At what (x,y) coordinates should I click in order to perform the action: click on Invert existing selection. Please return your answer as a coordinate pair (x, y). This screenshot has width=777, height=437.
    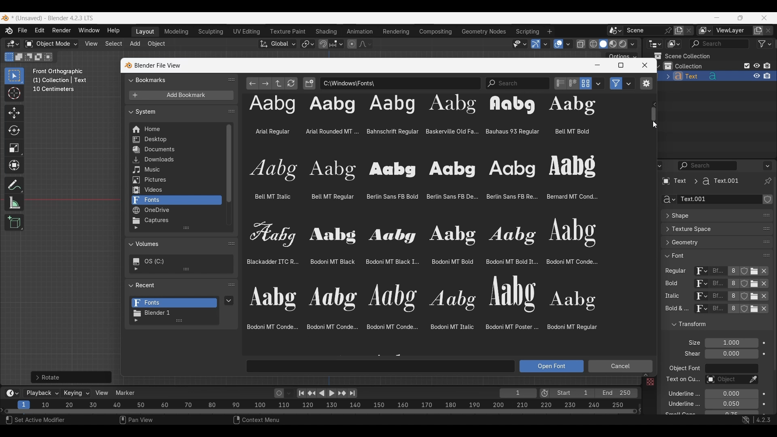
    Looking at the image, I should click on (38, 57).